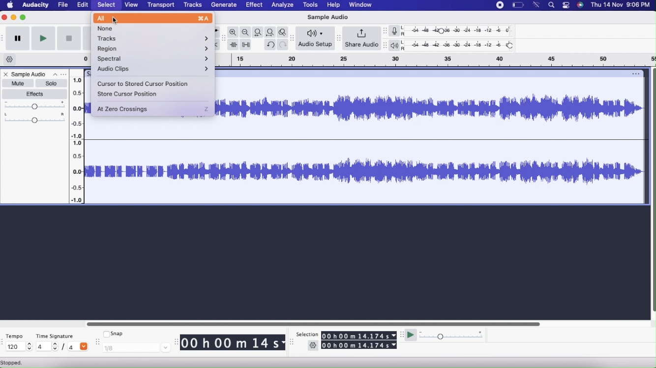 Image resolution: width=656 pixels, height=368 pixels. What do you see at coordinates (192, 5) in the screenshot?
I see `Tracks` at bounding box center [192, 5].